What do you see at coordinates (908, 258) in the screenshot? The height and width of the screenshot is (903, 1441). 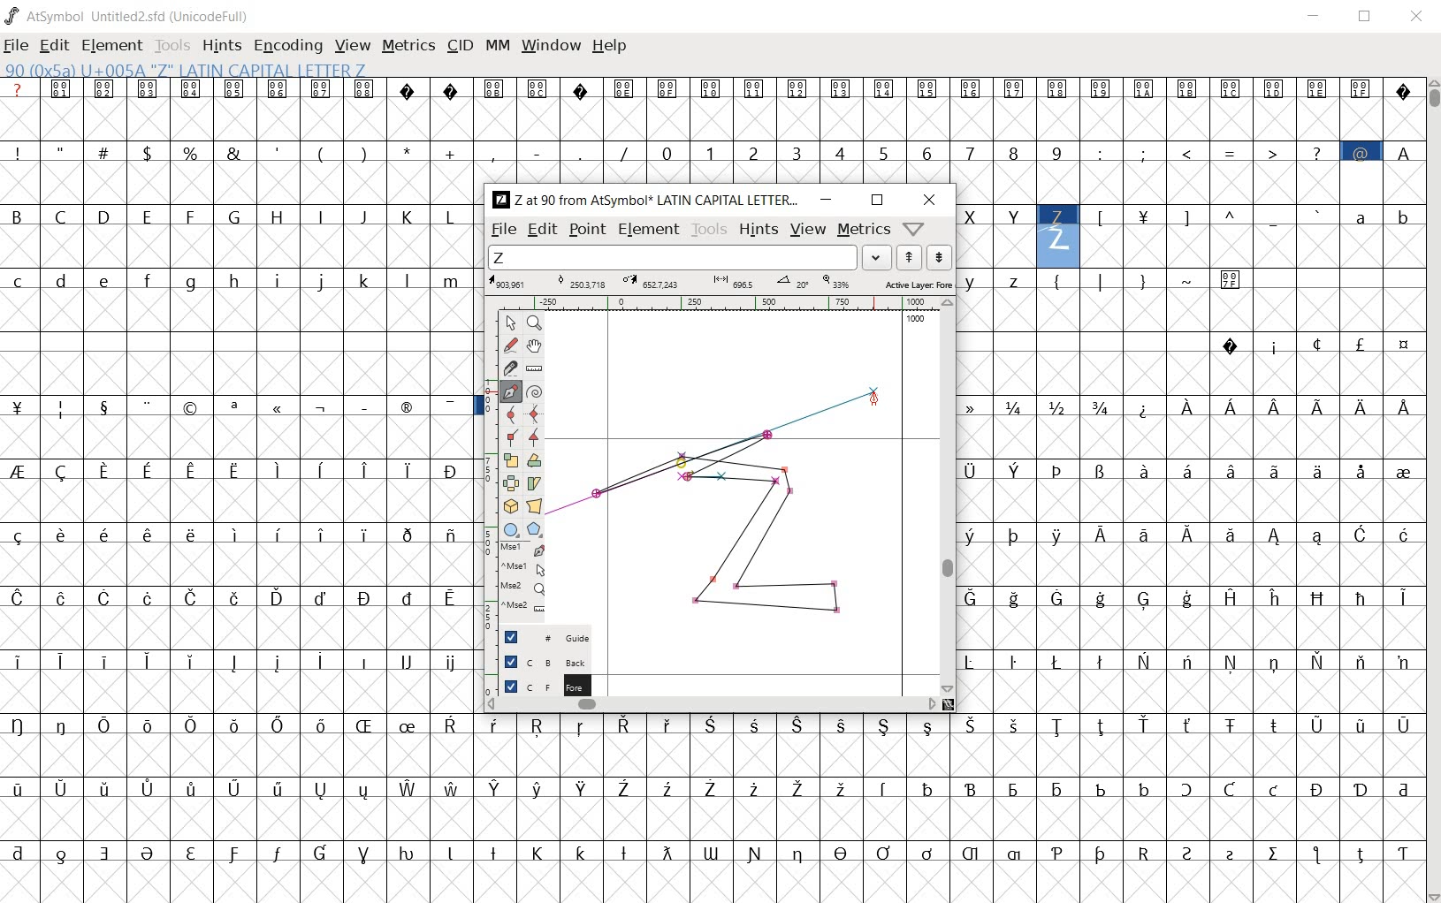 I see `show the next word on the list` at bounding box center [908, 258].